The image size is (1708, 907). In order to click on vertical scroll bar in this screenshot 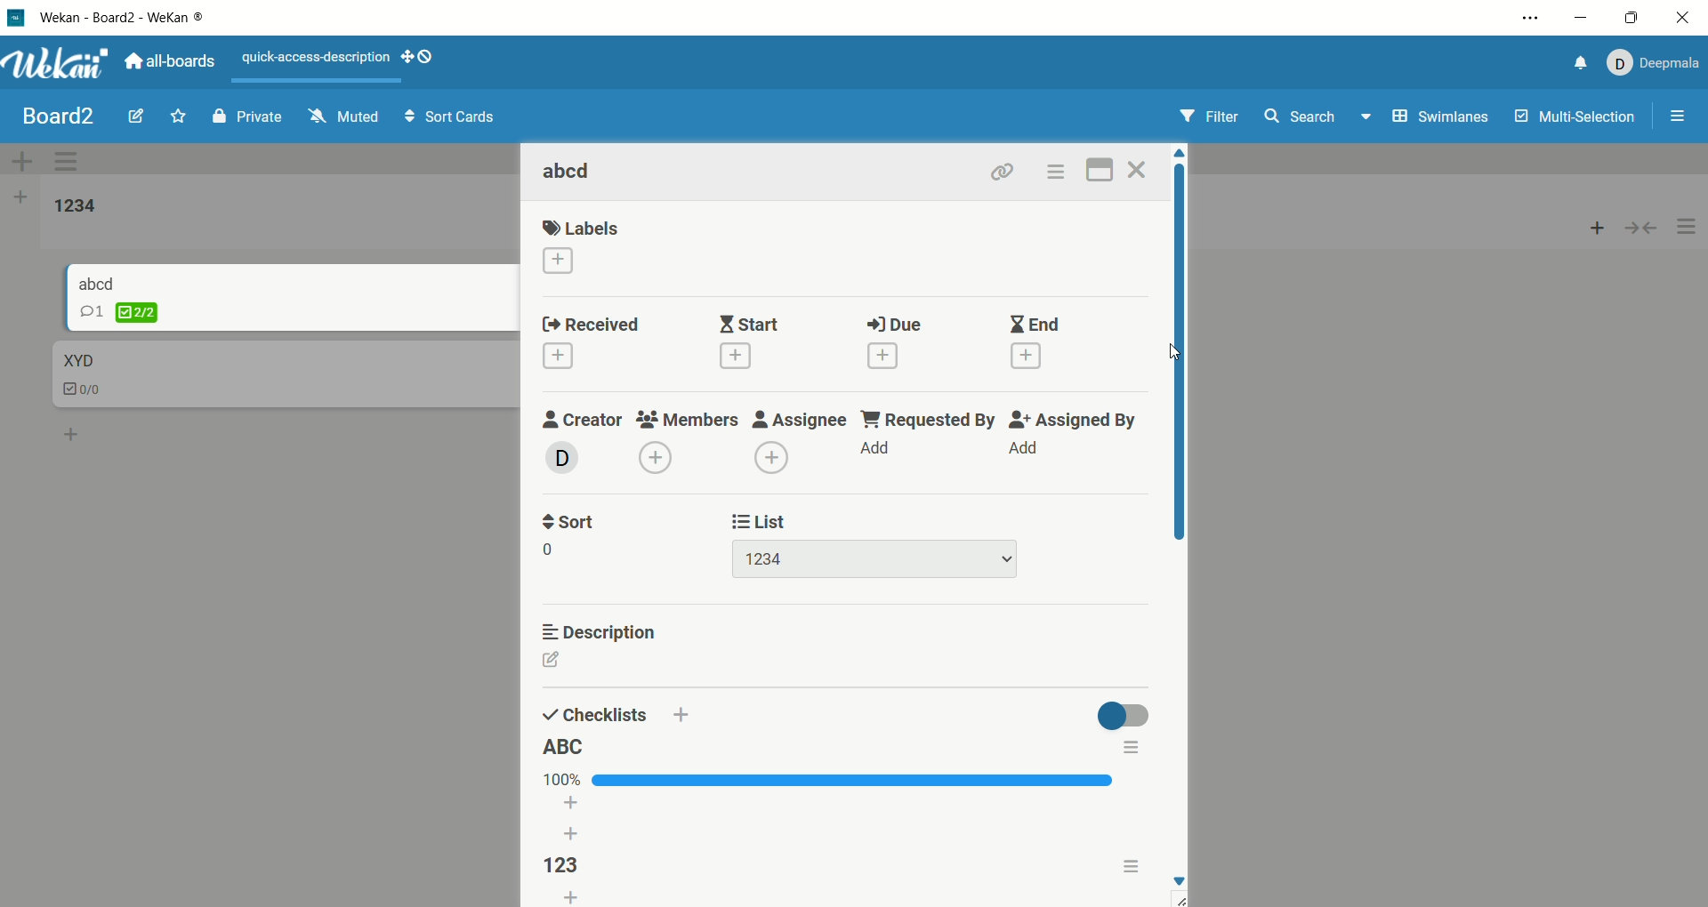, I will do `click(1181, 355)`.